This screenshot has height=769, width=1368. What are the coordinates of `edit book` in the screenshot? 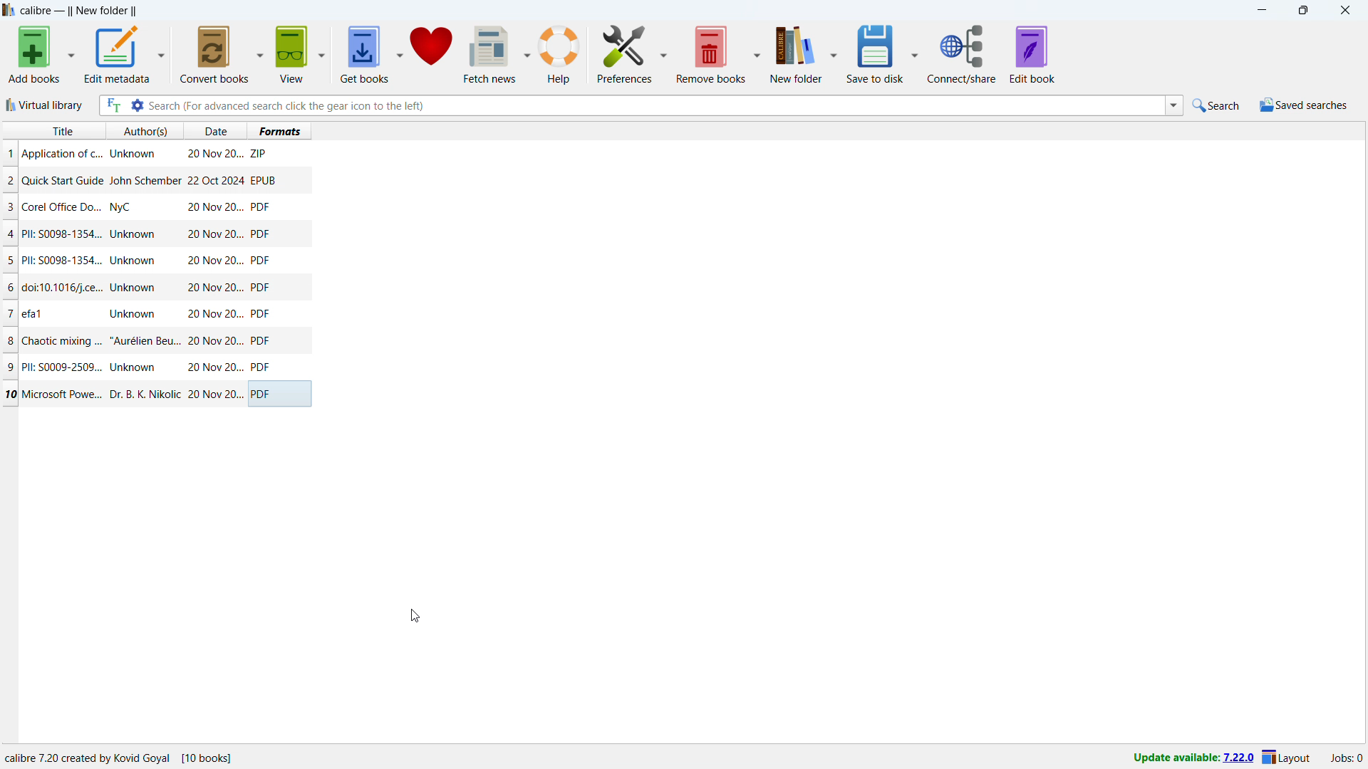 It's located at (1033, 54).